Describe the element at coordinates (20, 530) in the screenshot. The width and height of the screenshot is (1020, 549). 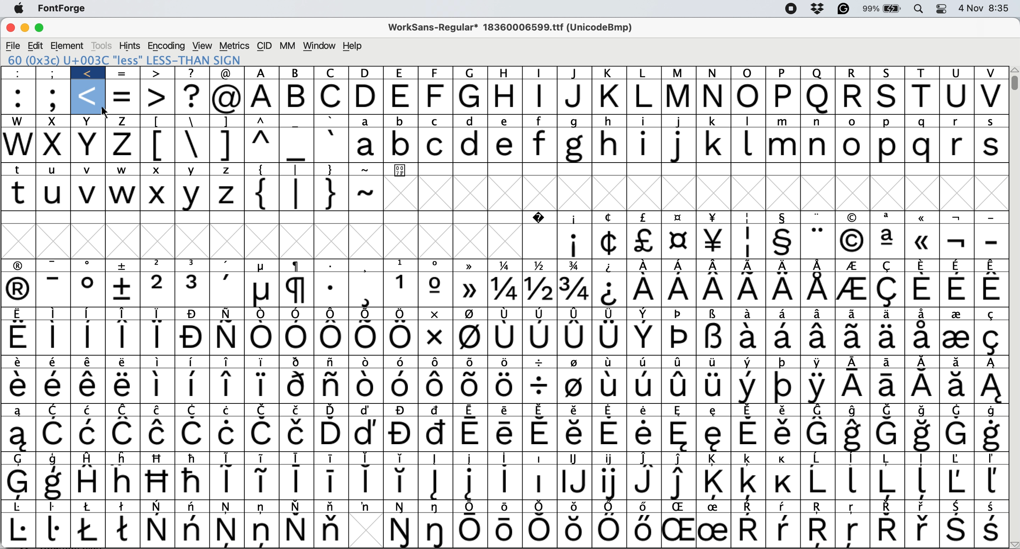
I see `Symbol` at that location.